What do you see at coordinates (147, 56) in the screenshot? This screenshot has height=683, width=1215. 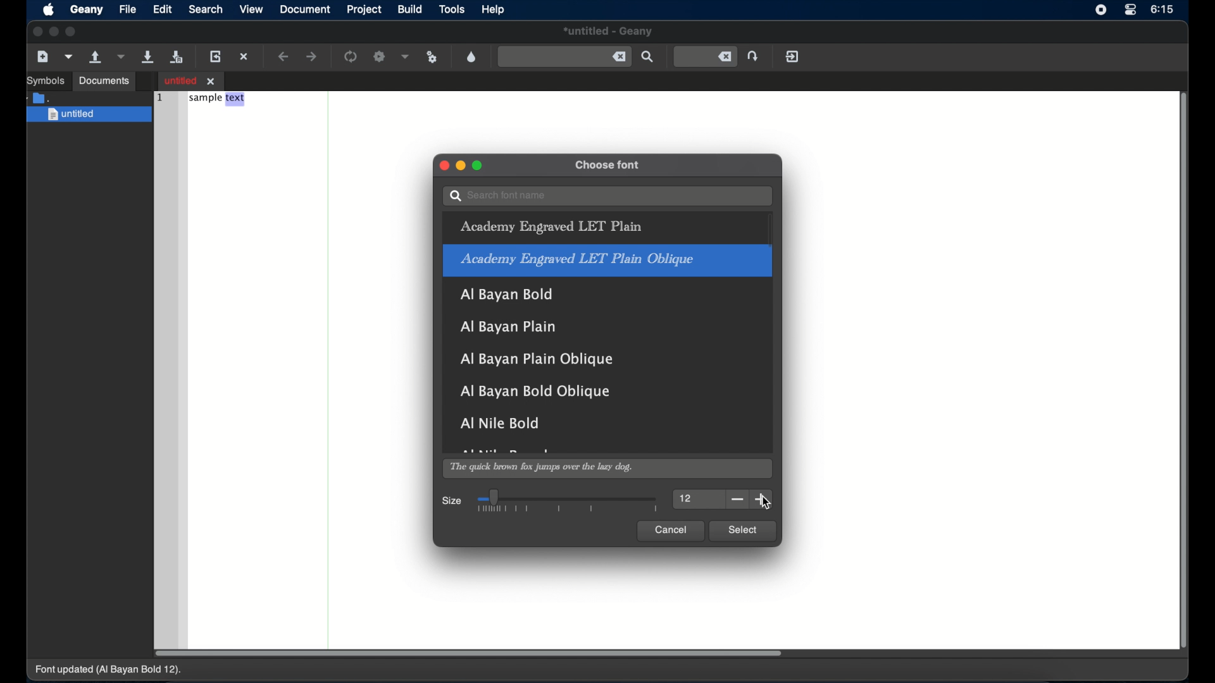 I see `save the current file` at bounding box center [147, 56].